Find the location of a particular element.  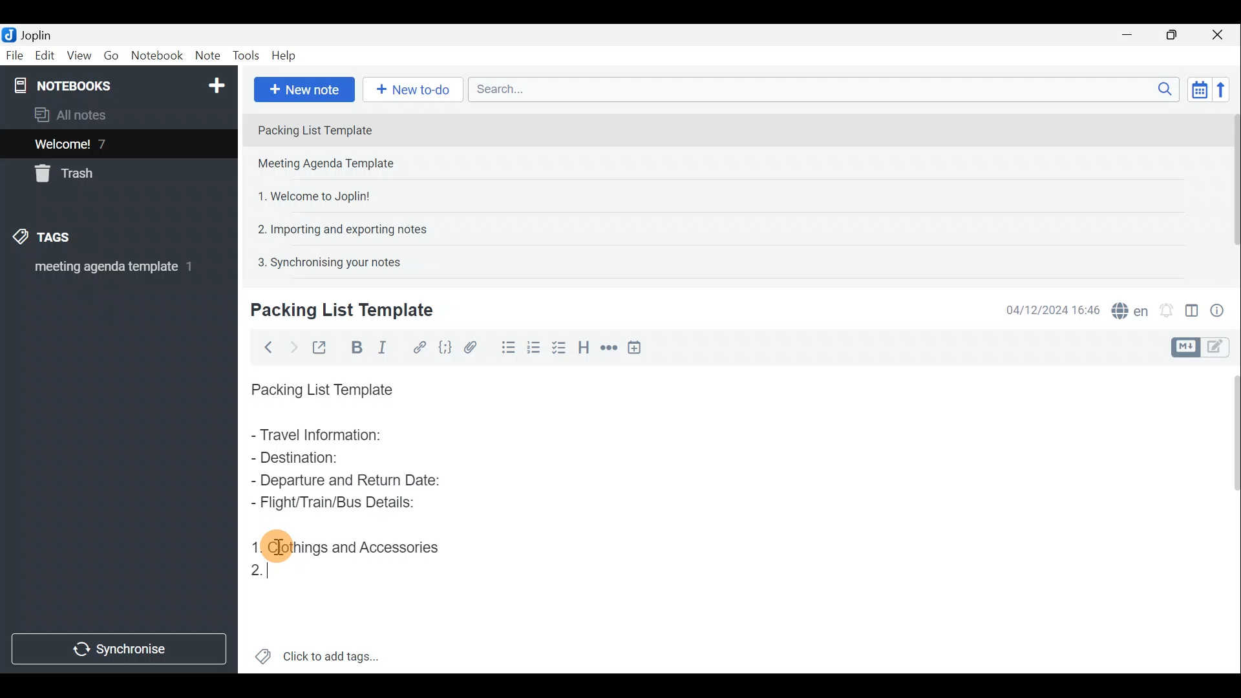

Note 5 is located at coordinates (324, 260).